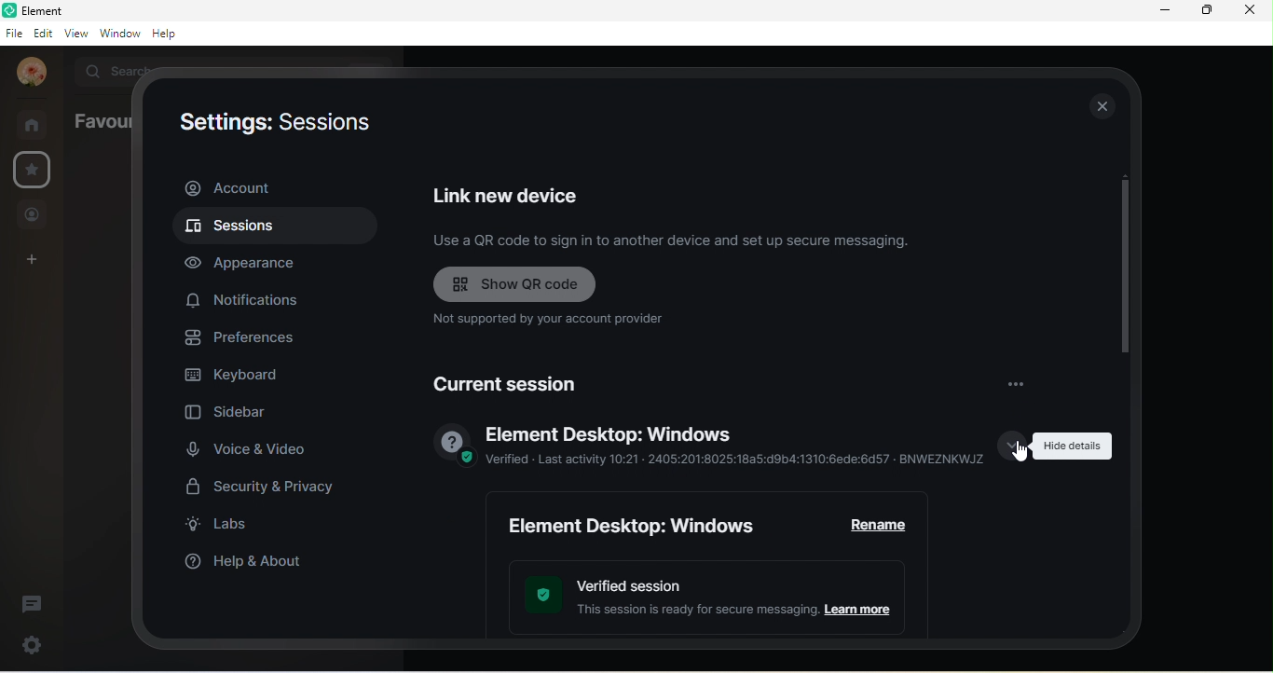 The height and width of the screenshot is (673, 1273). Describe the element at coordinates (34, 169) in the screenshot. I see `settings` at that location.